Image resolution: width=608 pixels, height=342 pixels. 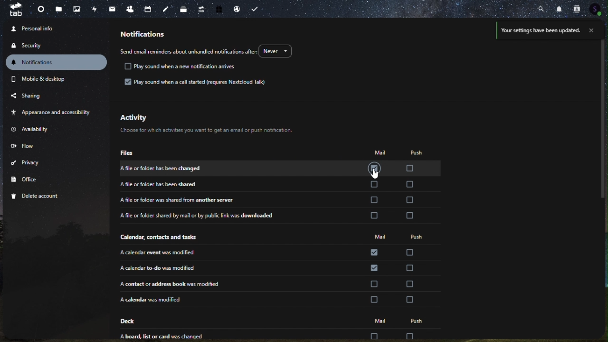 I want to click on Play sound when a new notification arrives, so click(x=187, y=66).